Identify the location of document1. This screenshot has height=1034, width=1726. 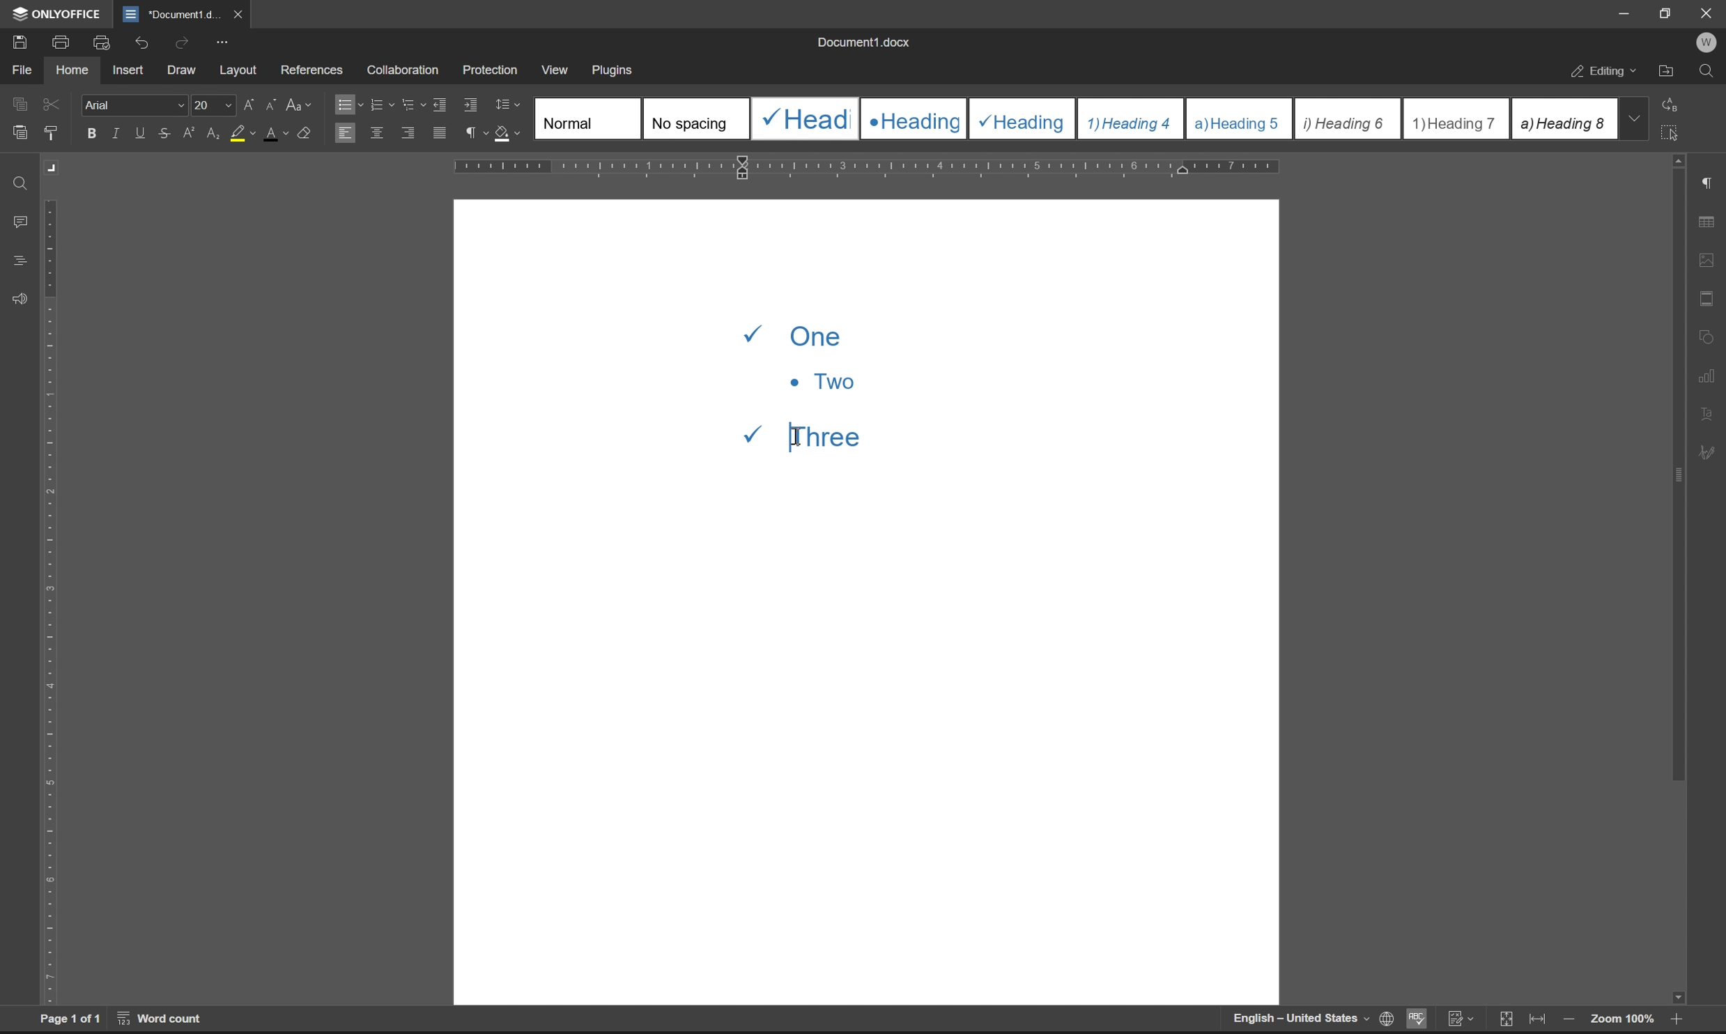
(171, 15).